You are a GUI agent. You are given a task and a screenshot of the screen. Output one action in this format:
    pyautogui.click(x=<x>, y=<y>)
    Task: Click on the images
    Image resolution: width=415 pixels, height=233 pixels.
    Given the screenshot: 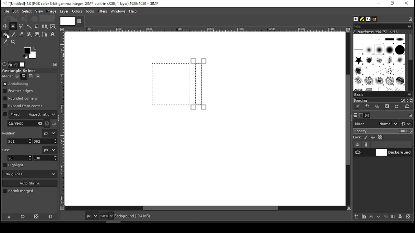 What is the action you would take?
    pyautogui.click(x=23, y=65)
    